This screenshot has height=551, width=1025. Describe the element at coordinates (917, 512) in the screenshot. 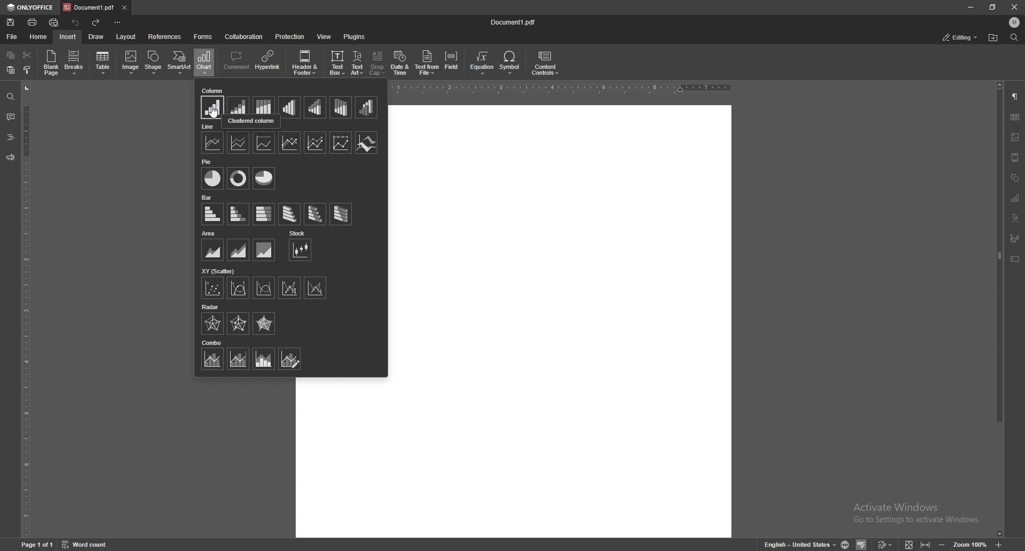

I see `Activate windows` at that location.